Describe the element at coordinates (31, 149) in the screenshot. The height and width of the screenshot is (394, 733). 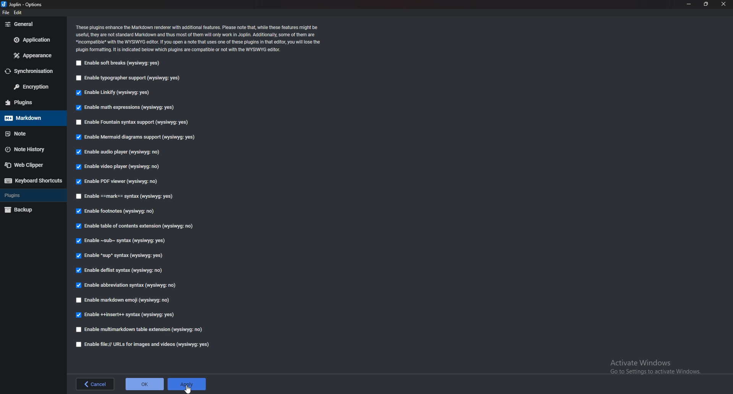
I see `note history` at that location.